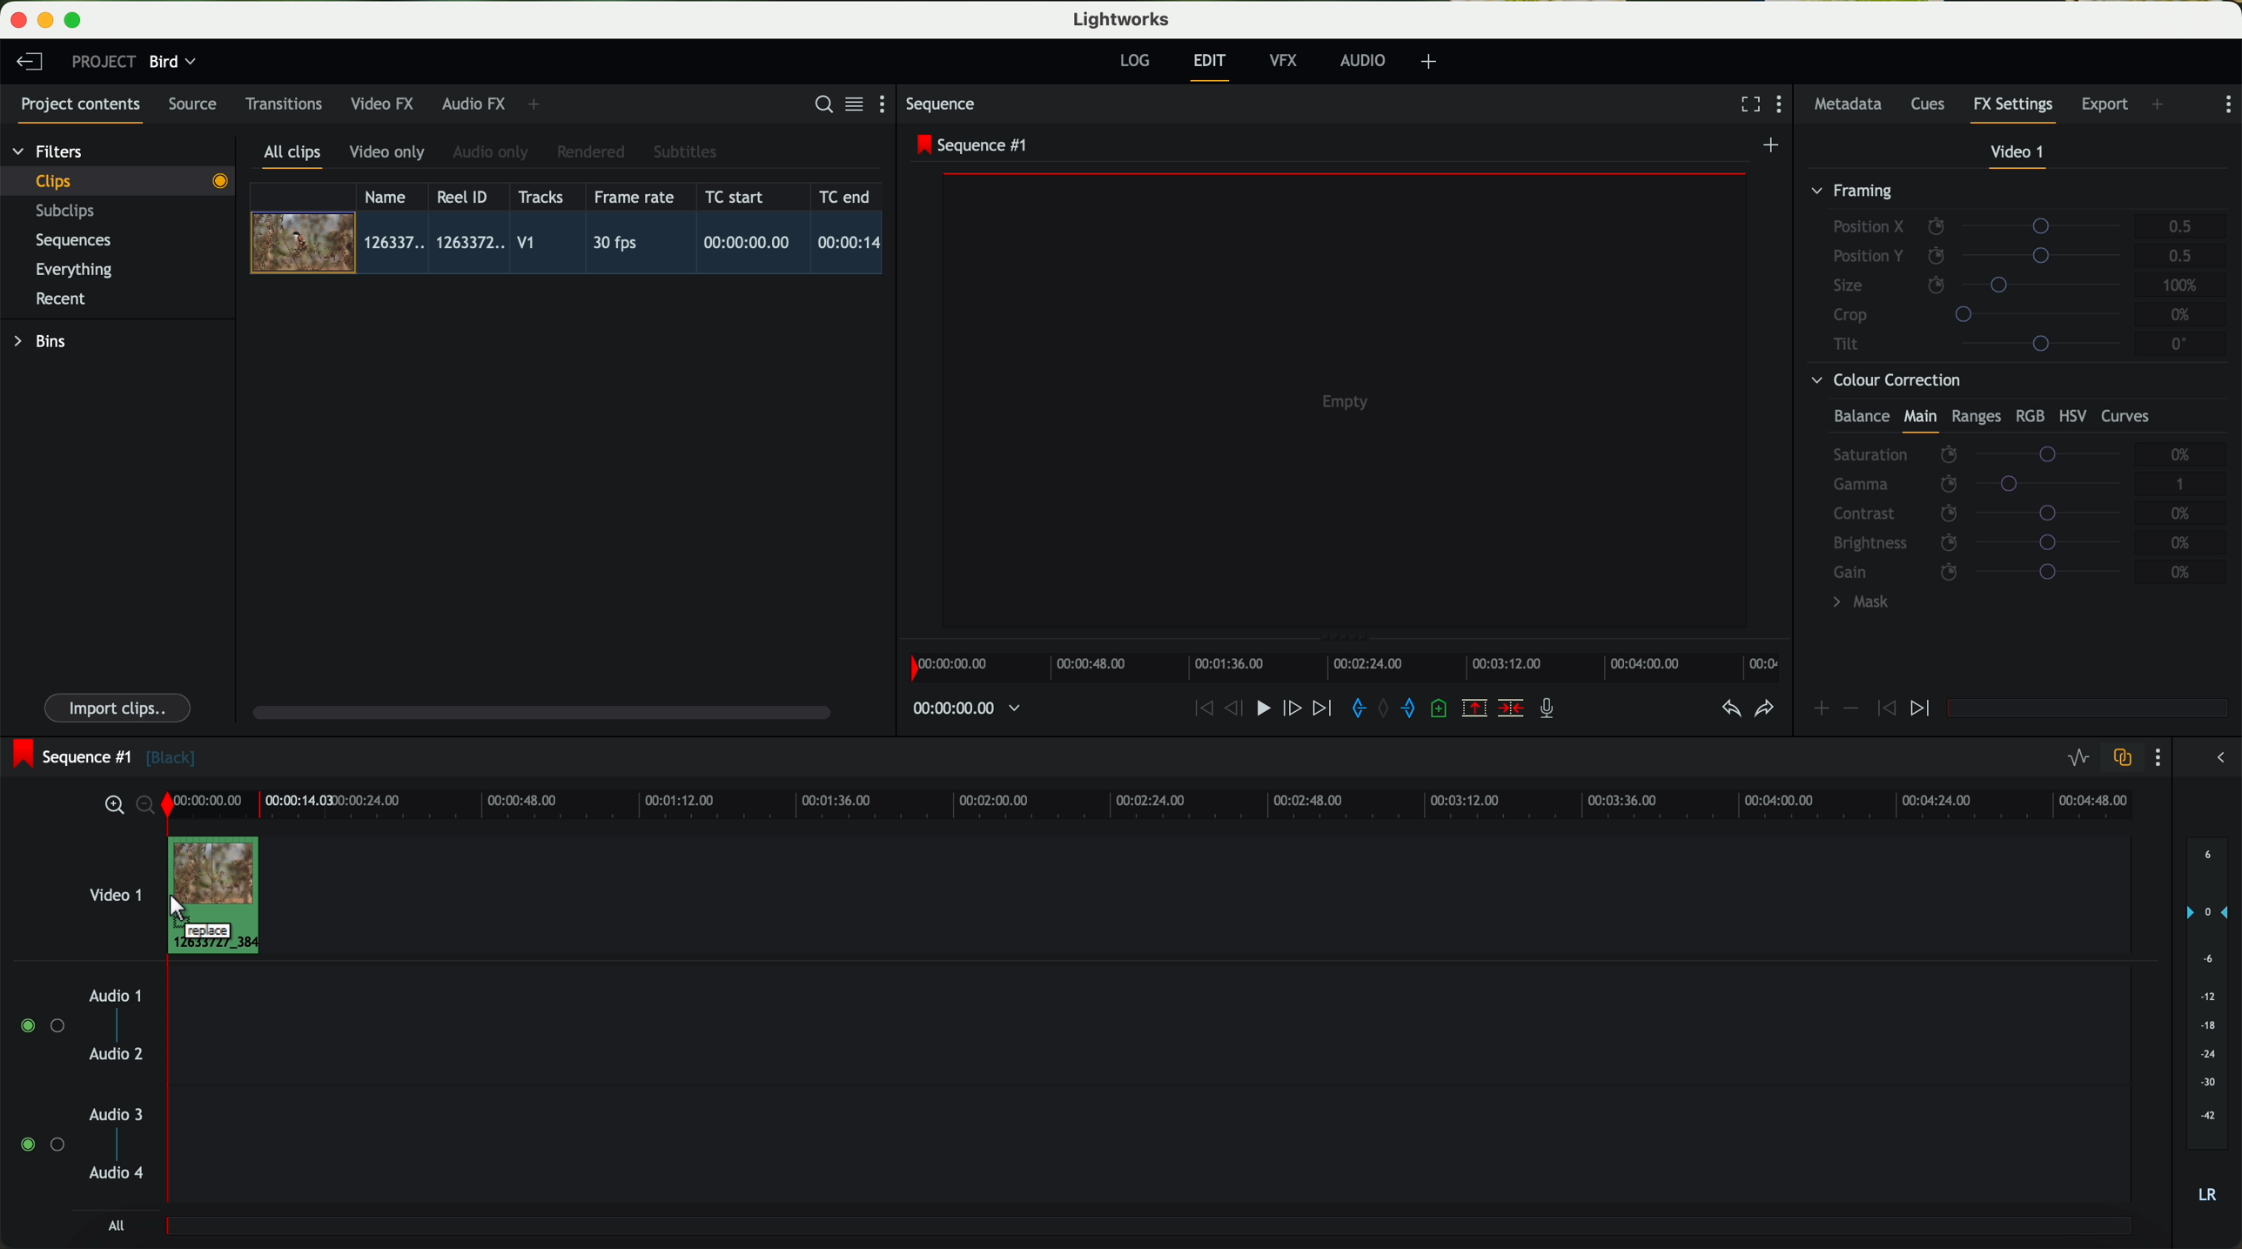  What do you see at coordinates (172, 63) in the screenshot?
I see `bird` at bounding box center [172, 63].